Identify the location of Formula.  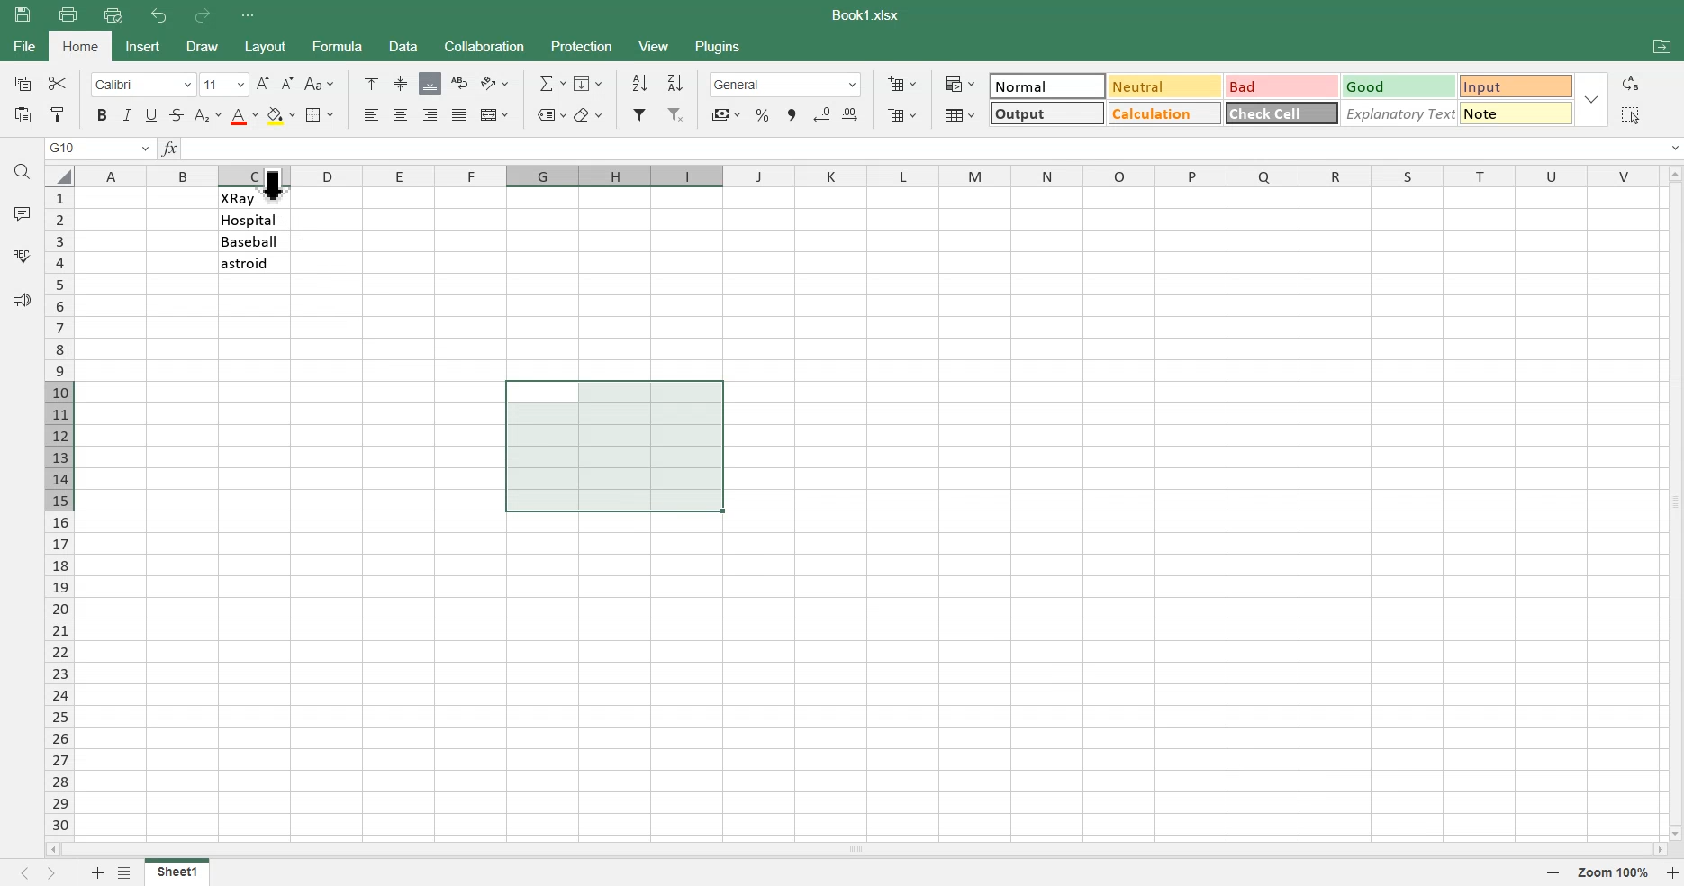
(335, 45).